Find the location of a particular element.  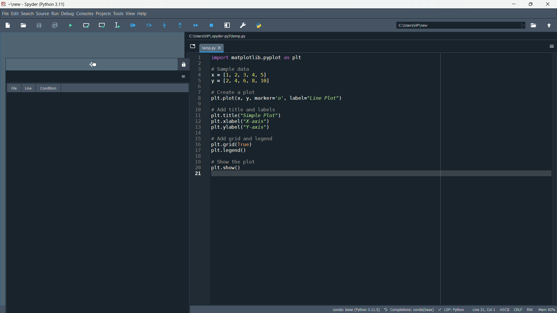

python 3.11 is located at coordinates (53, 4).